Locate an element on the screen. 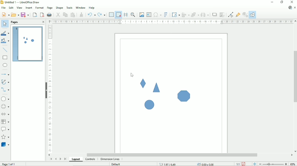 The height and width of the screenshot is (166, 297). Snap to grid is located at coordinates (118, 14).